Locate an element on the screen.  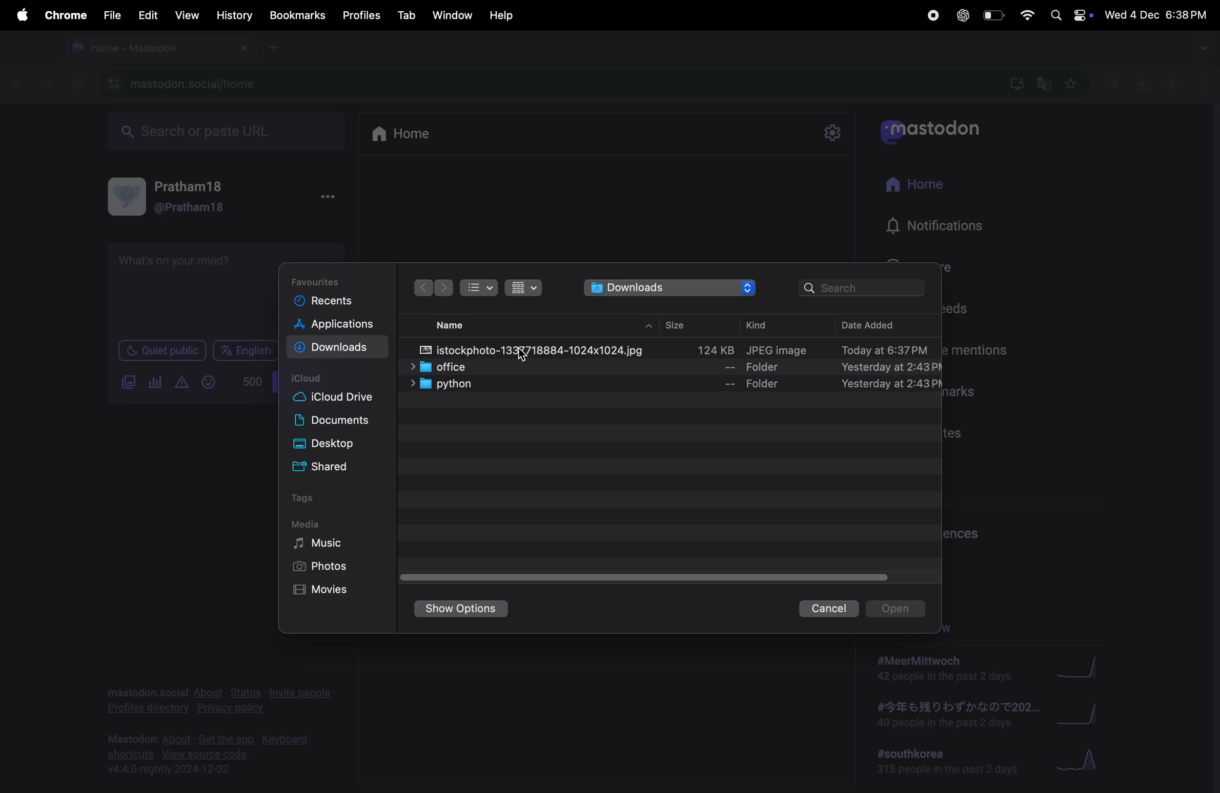
settings is located at coordinates (830, 132).